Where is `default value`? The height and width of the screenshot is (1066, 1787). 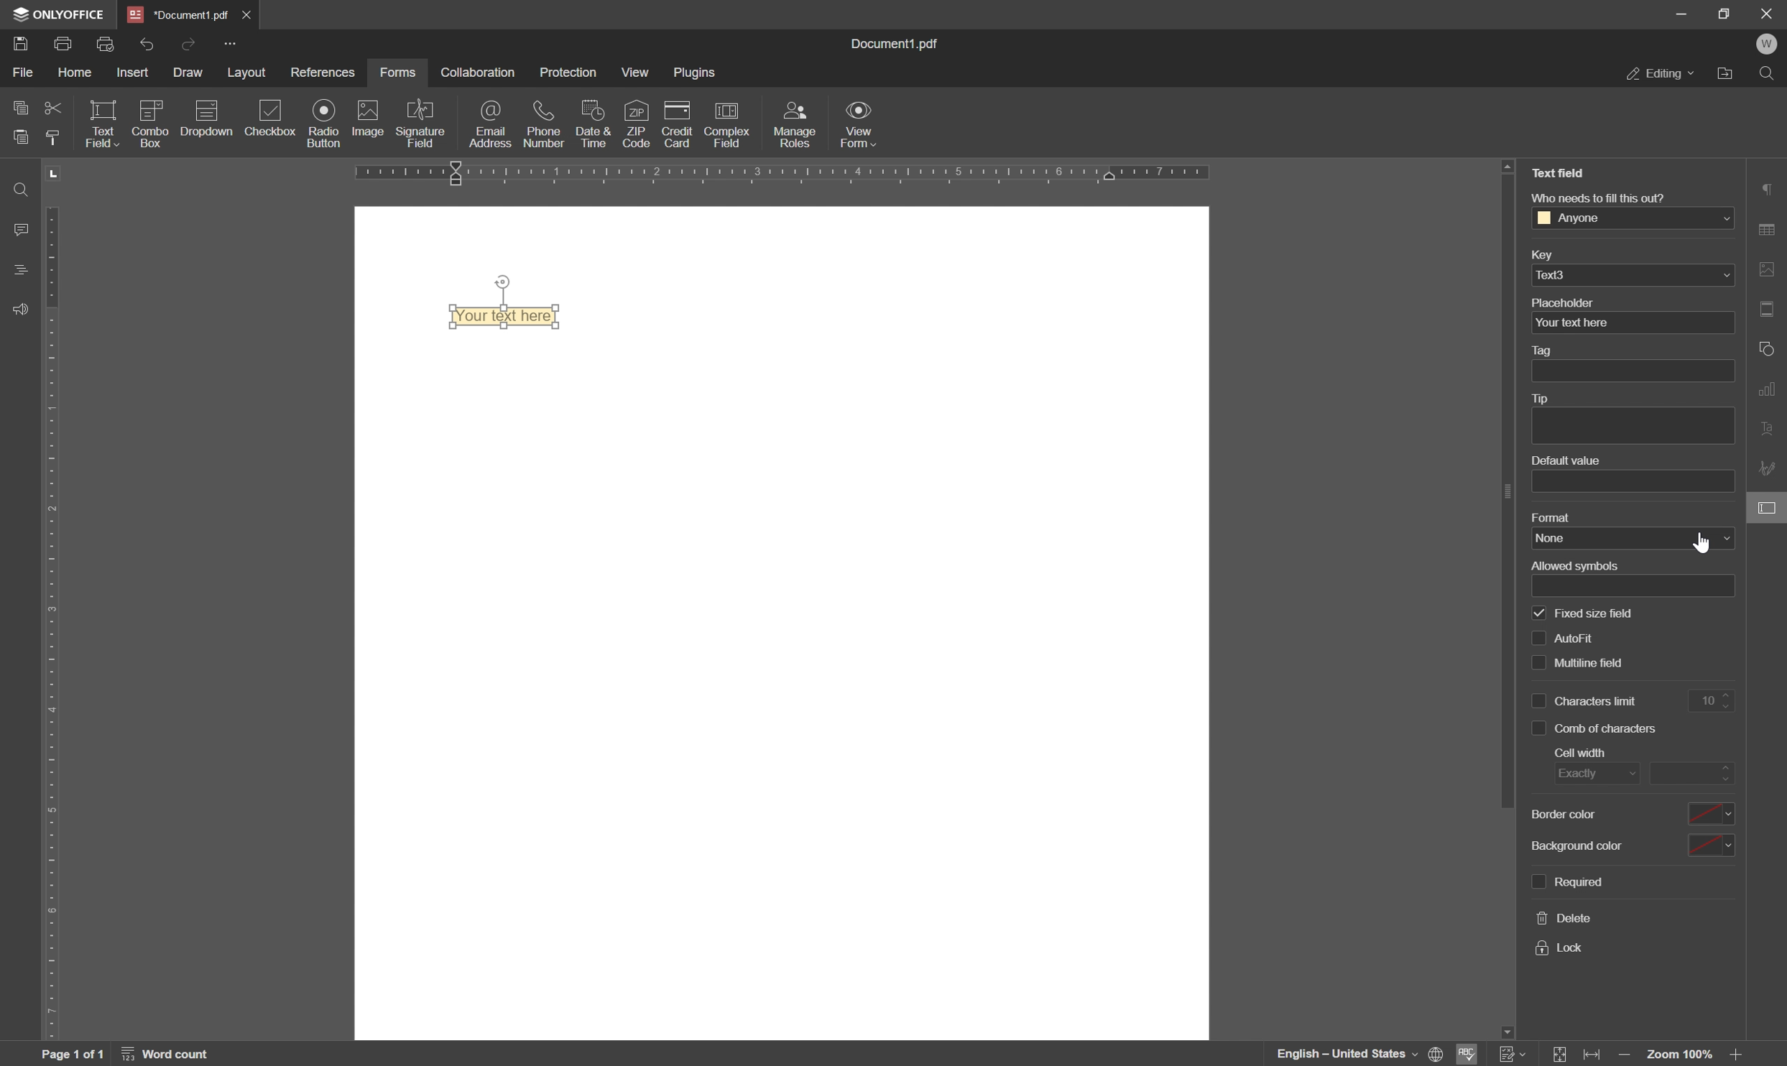 default value is located at coordinates (1563, 460).